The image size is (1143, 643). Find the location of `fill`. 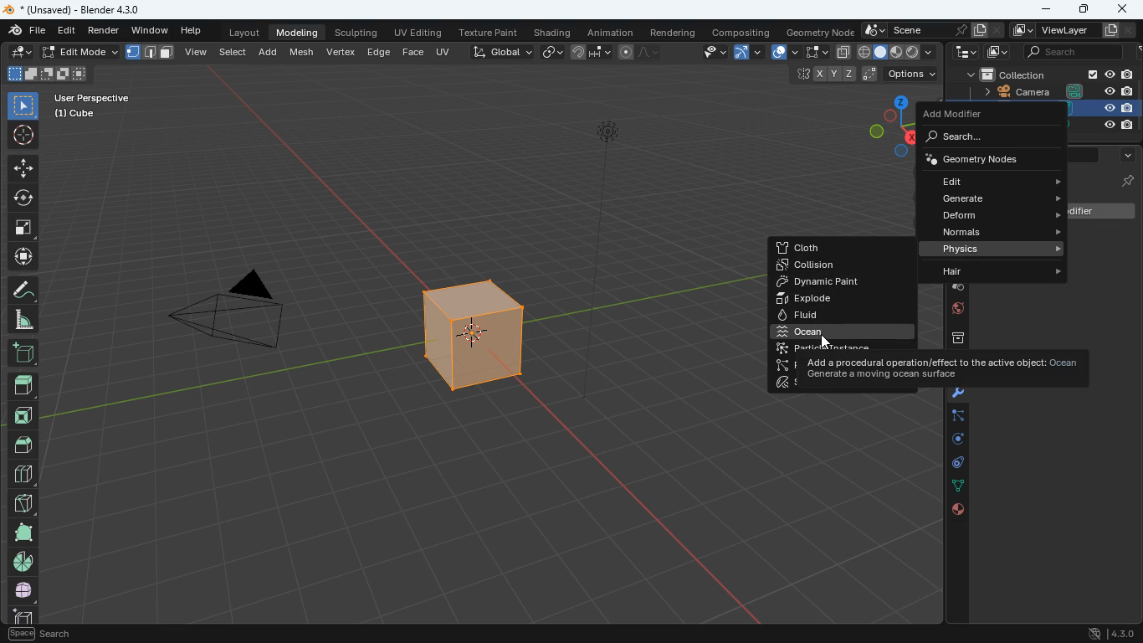

fill is located at coordinates (897, 51).